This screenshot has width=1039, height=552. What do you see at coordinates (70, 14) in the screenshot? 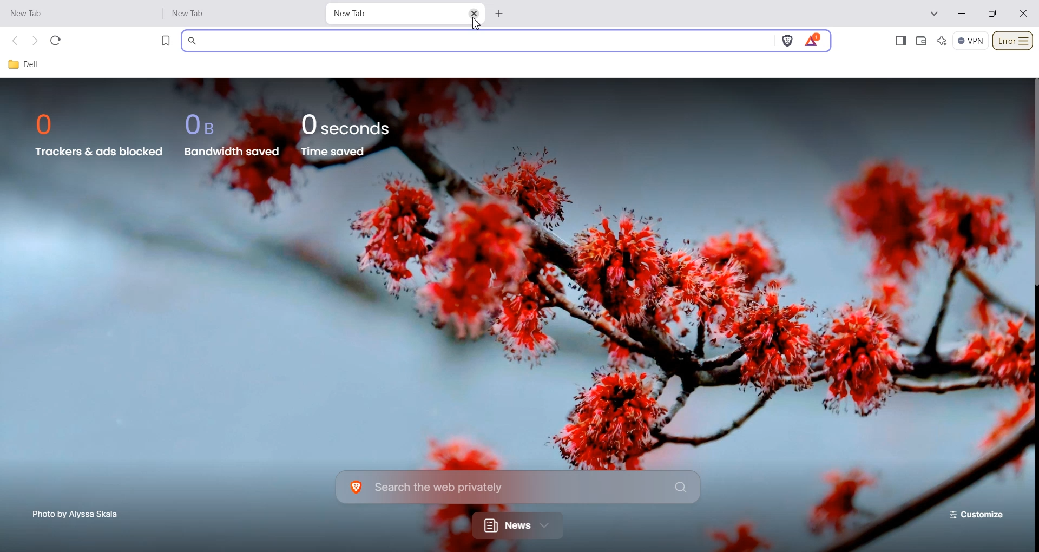
I see `New Tab` at bounding box center [70, 14].